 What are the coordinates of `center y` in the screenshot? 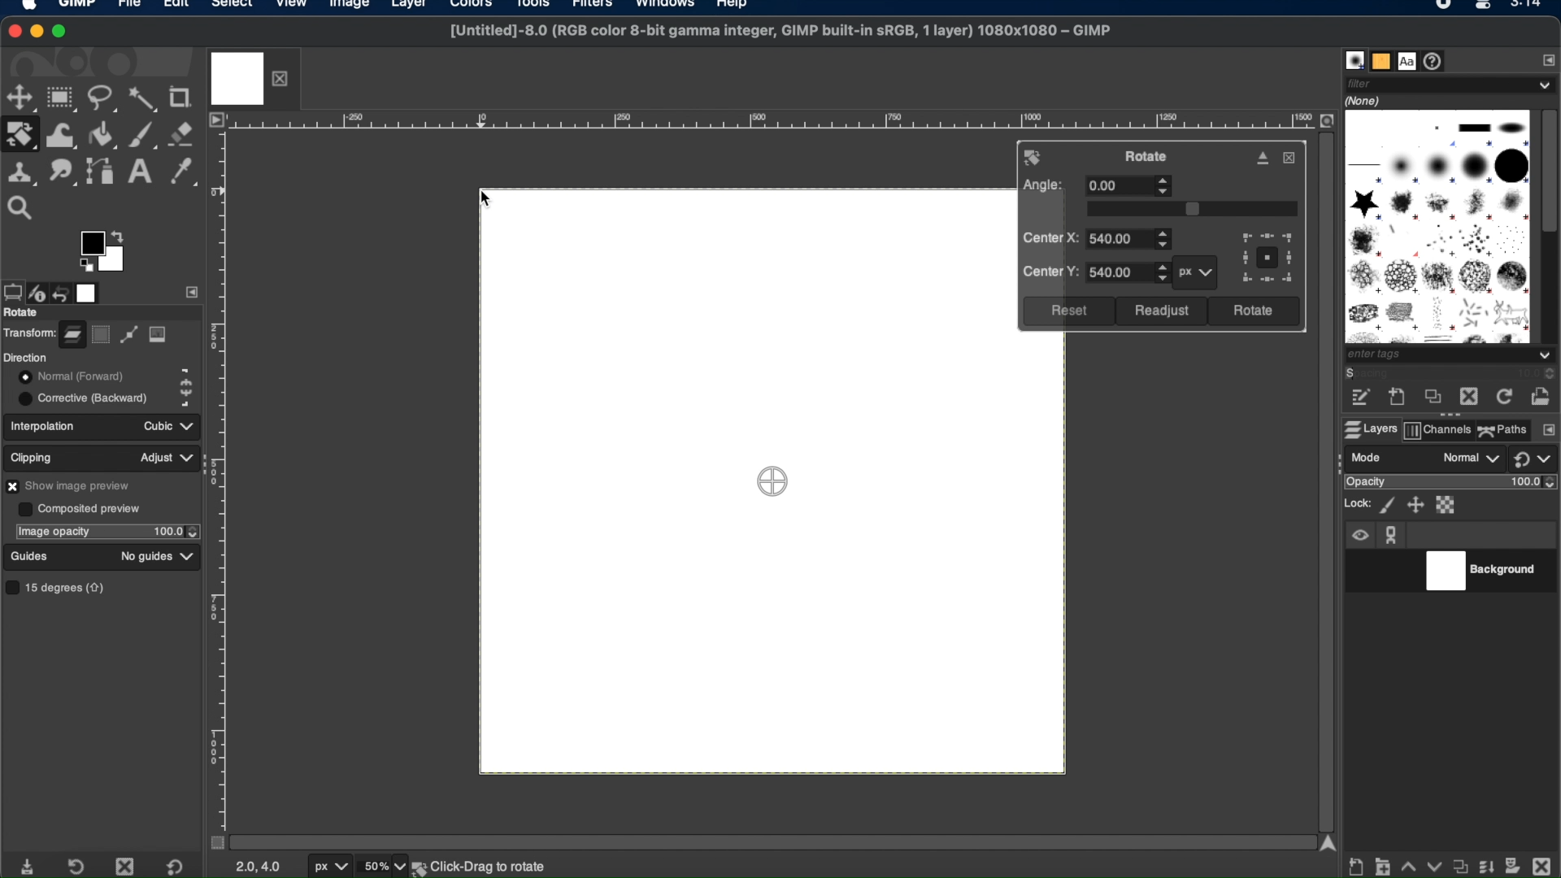 It's located at (1094, 272).